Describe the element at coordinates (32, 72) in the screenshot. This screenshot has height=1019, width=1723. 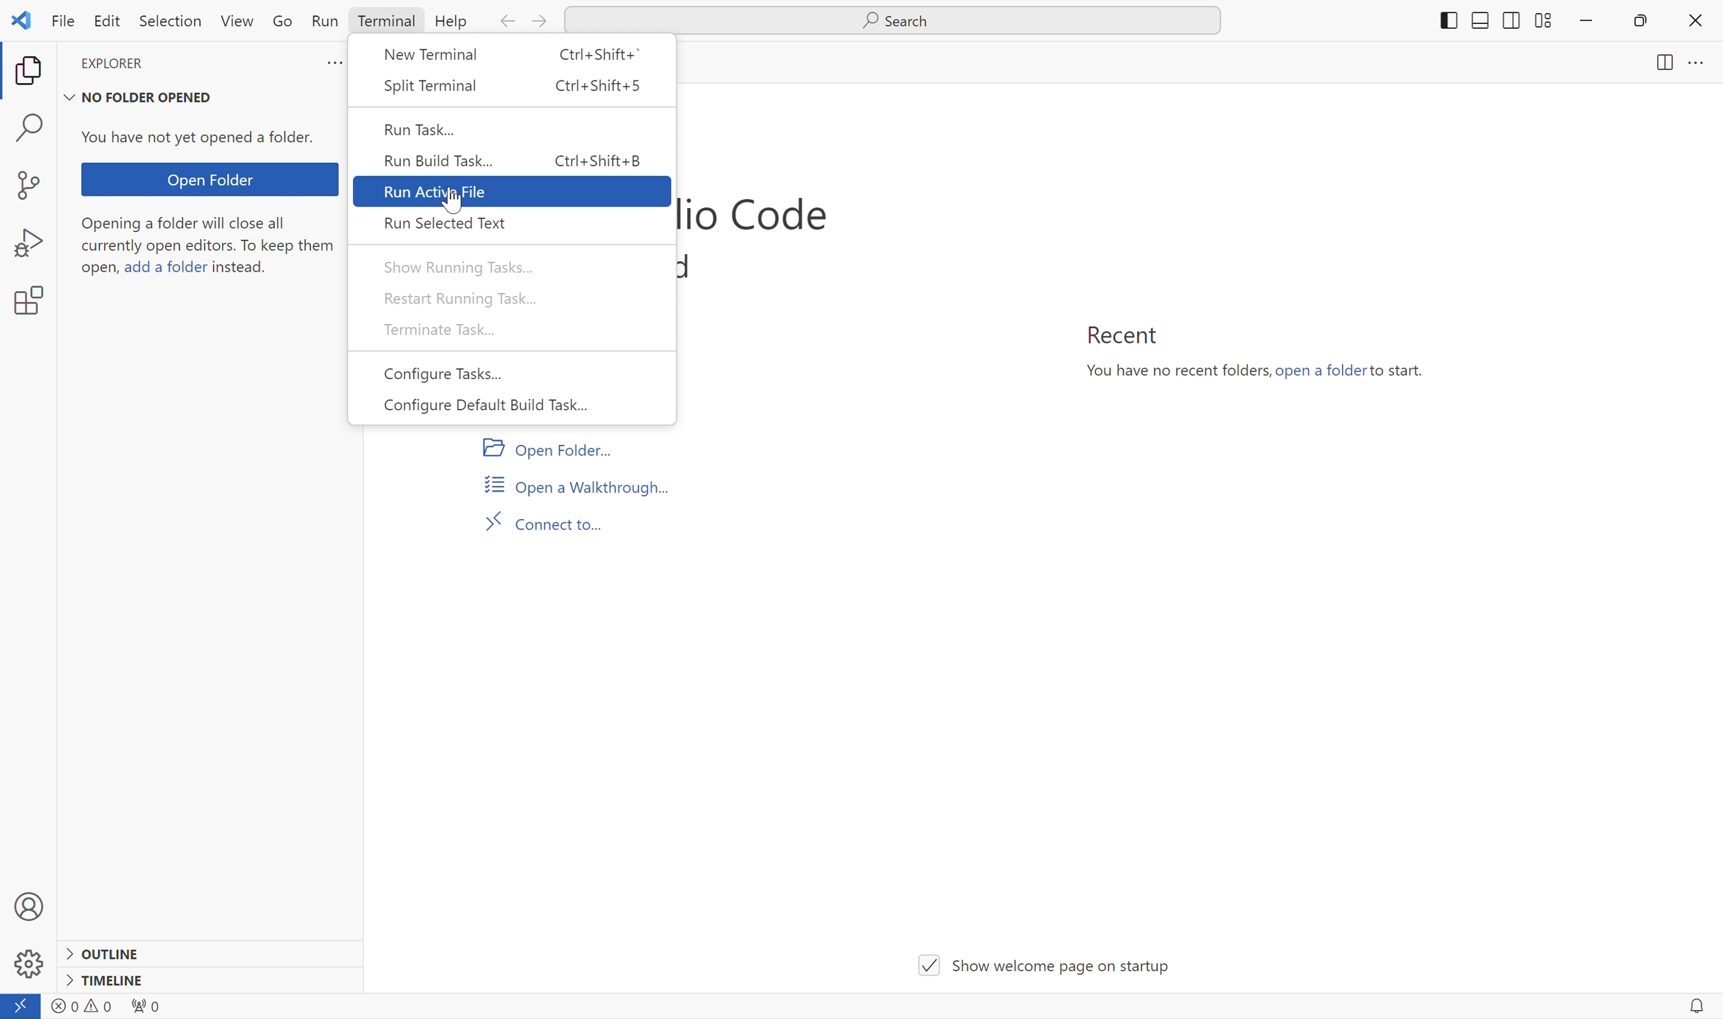
I see `copy` at that location.